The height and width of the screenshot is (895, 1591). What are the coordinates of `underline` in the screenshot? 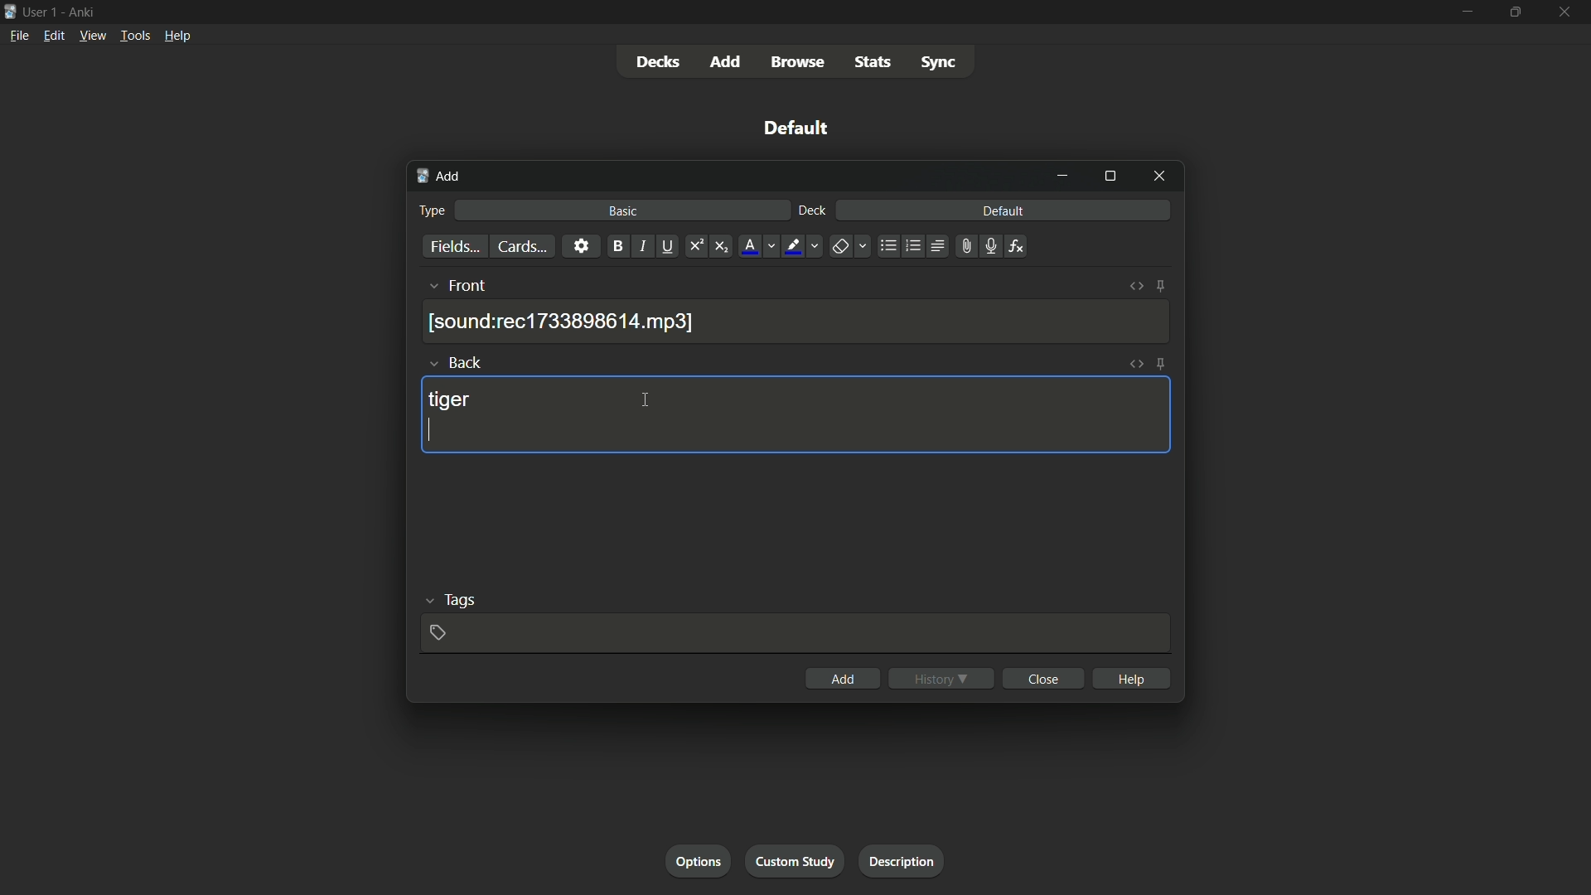 It's located at (670, 246).